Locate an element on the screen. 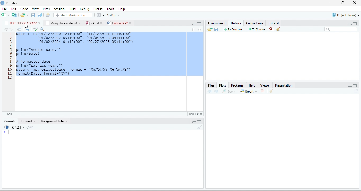  clear is located at coordinates (271, 91).